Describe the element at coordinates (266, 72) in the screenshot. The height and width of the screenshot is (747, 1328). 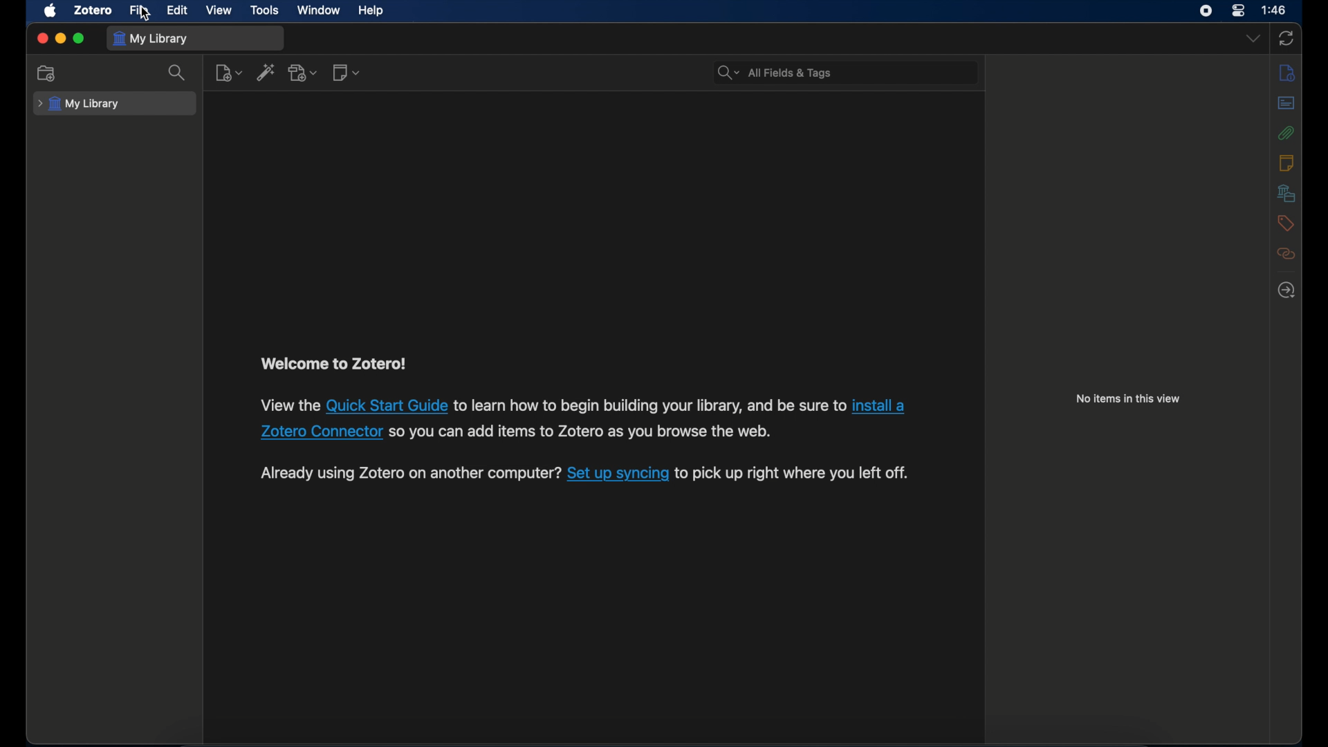
I see `add item by identifier` at that location.